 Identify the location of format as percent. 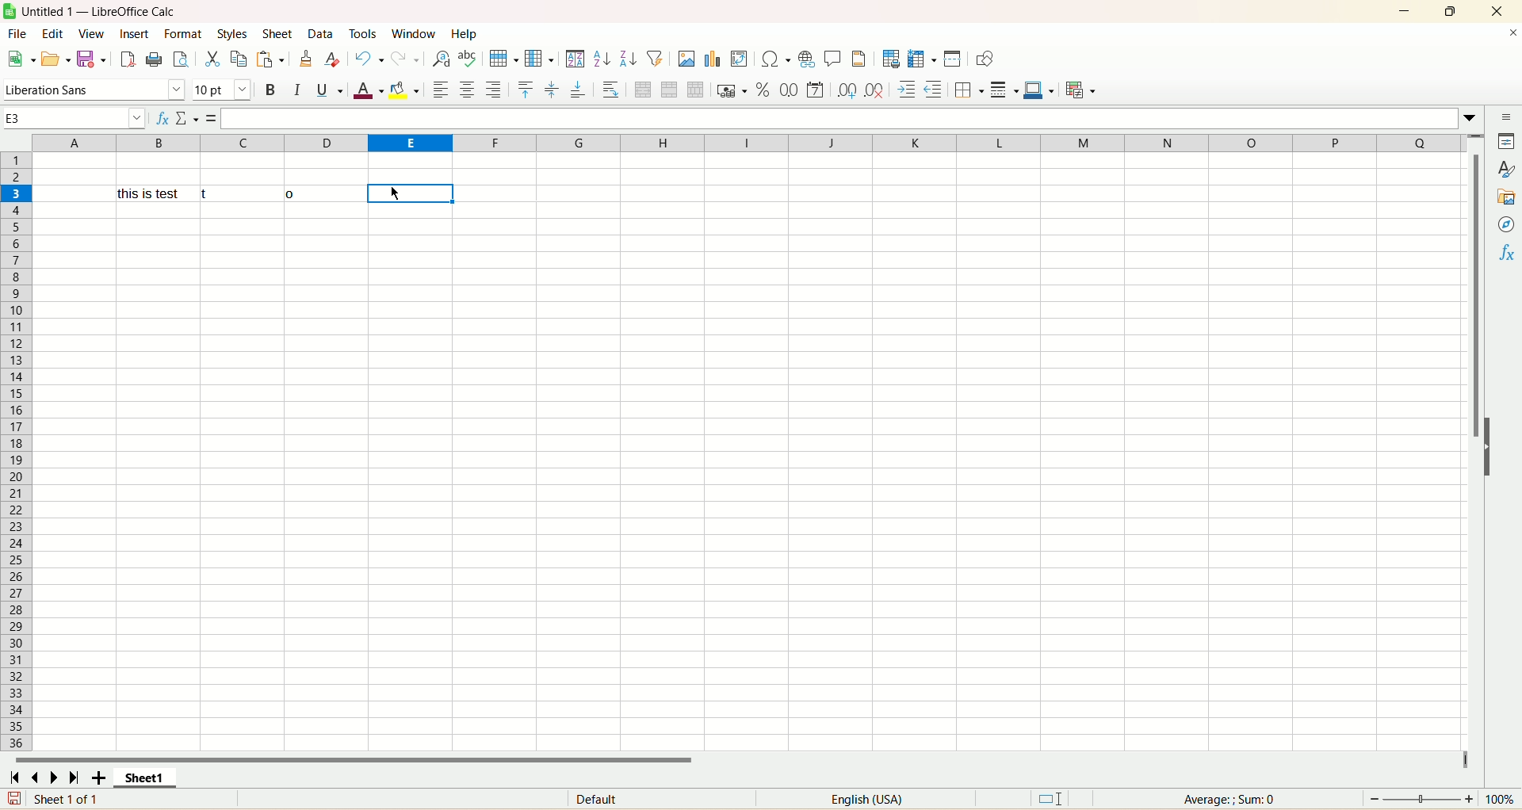
(764, 92).